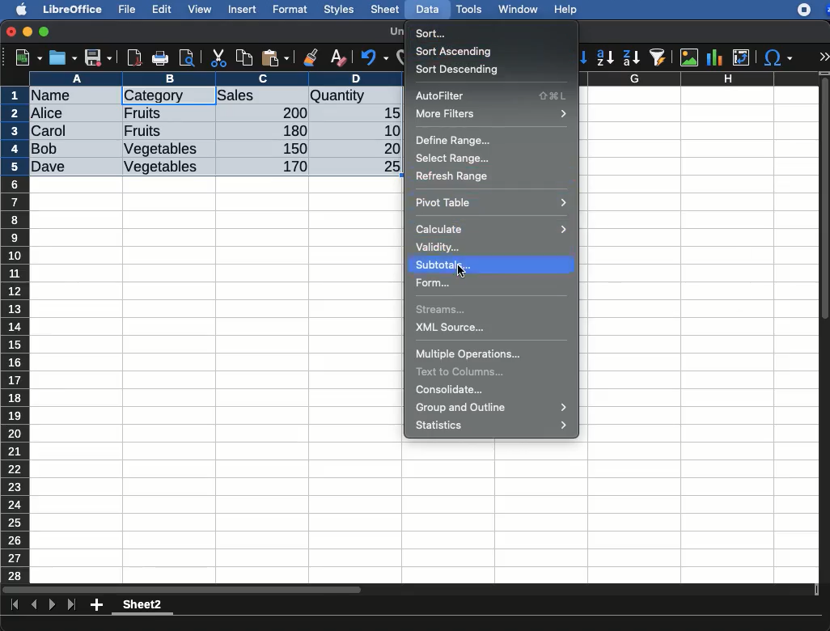 The height and width of the screenshot is (631, 830). Describe the element at coordinates (453, 156) in the screenshot. I see `select range` at that location.